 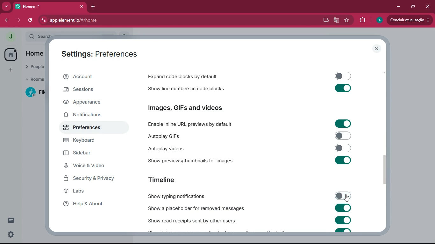 I want to click on minimize, so click(x=398, y=7).